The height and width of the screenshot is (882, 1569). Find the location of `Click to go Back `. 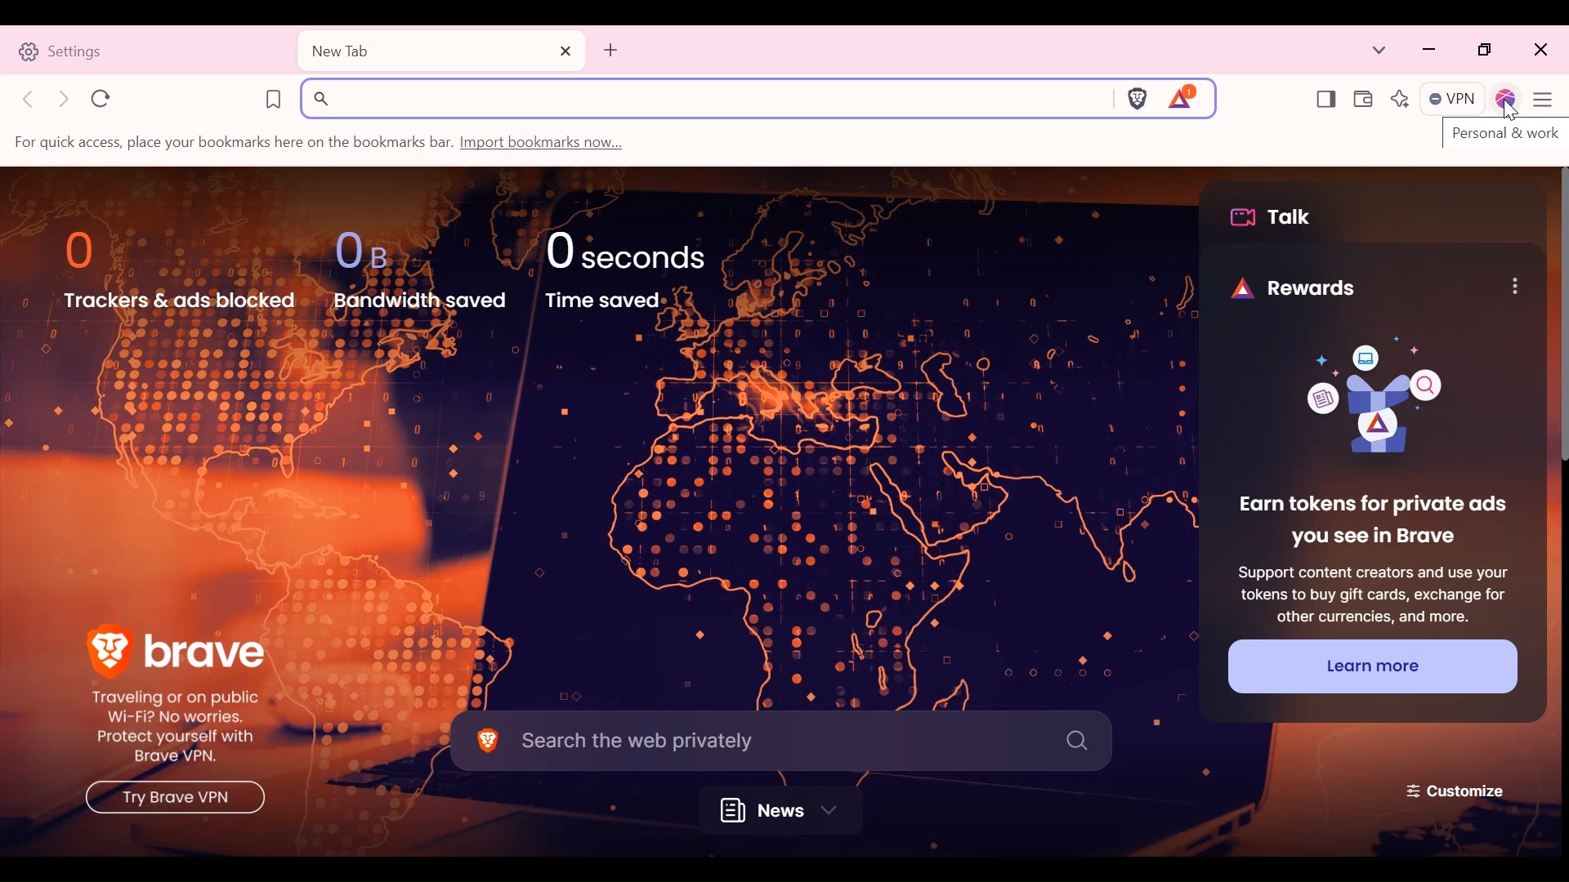

Click to go Back  is located at coordinates (30, 98).